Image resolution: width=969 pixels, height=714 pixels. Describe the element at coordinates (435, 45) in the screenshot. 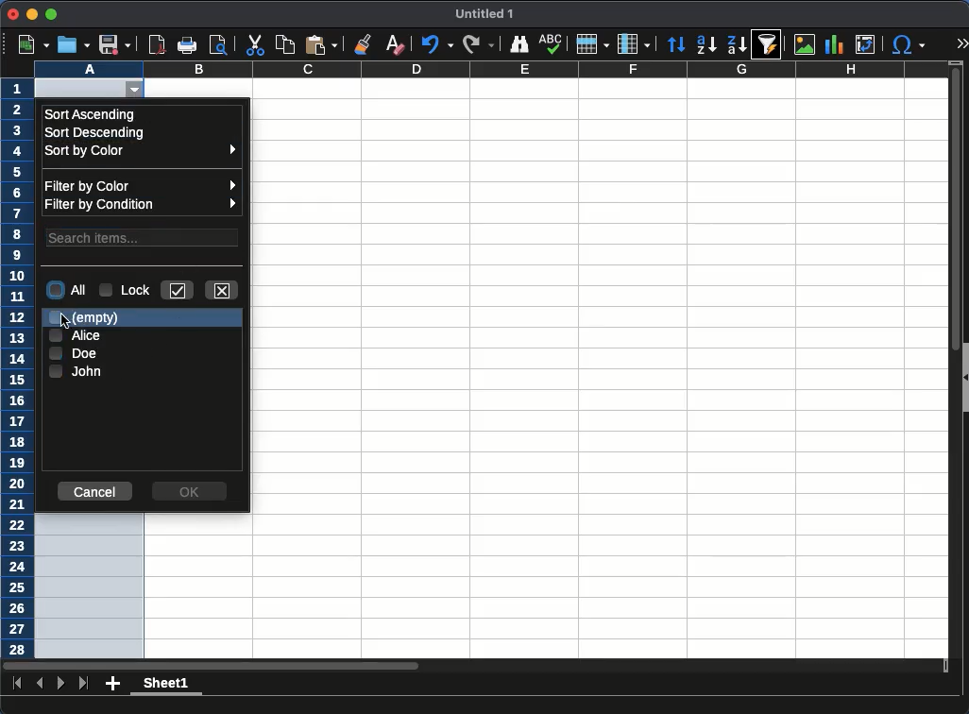

I see `undo` at that location.